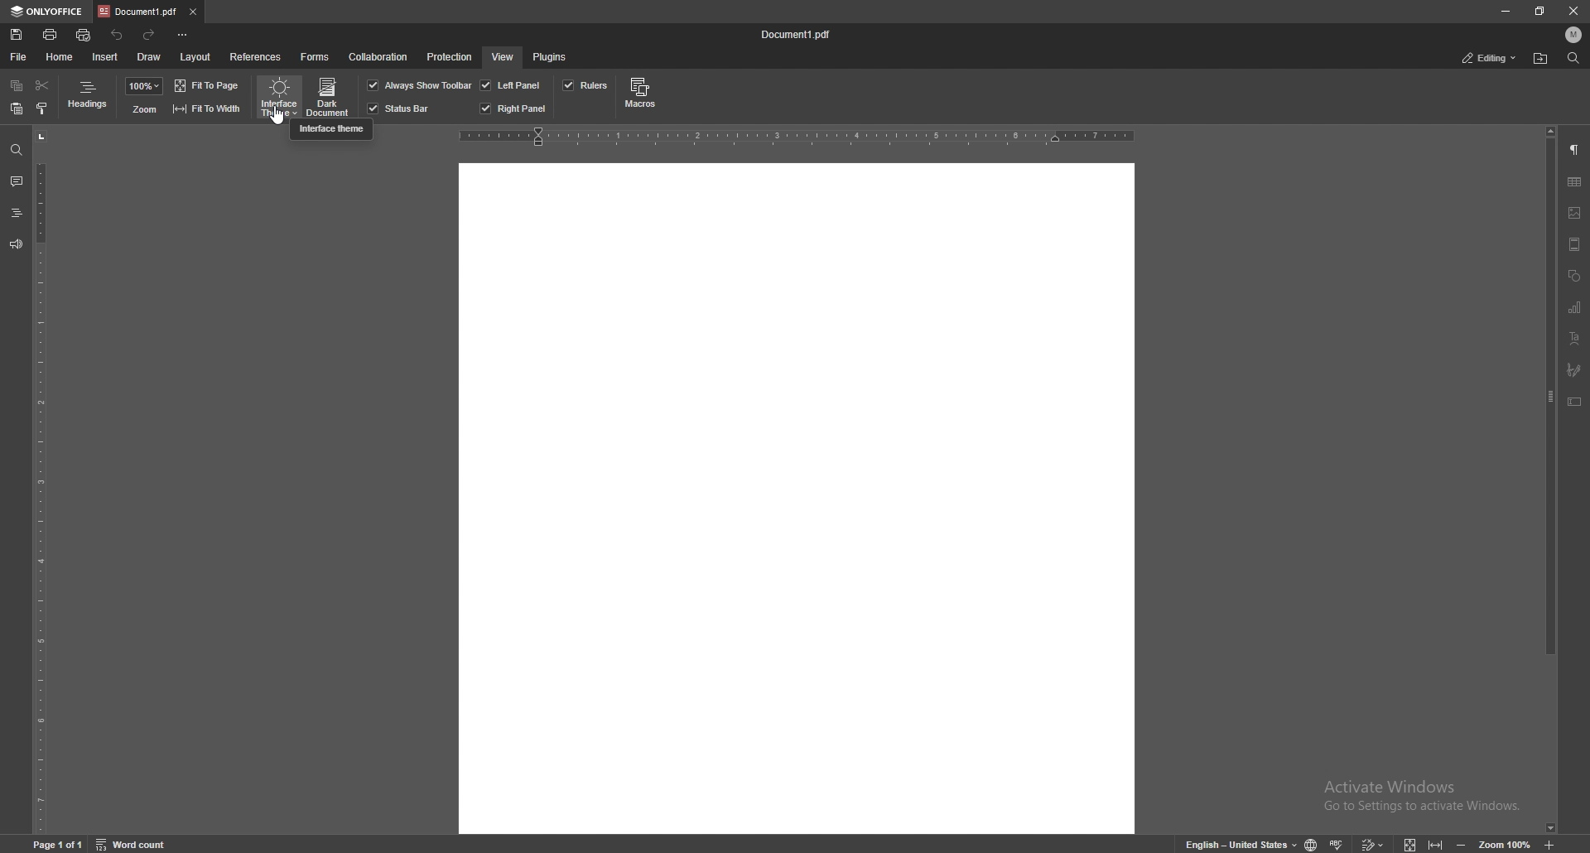  I want to click on image, so click(1576, 213).